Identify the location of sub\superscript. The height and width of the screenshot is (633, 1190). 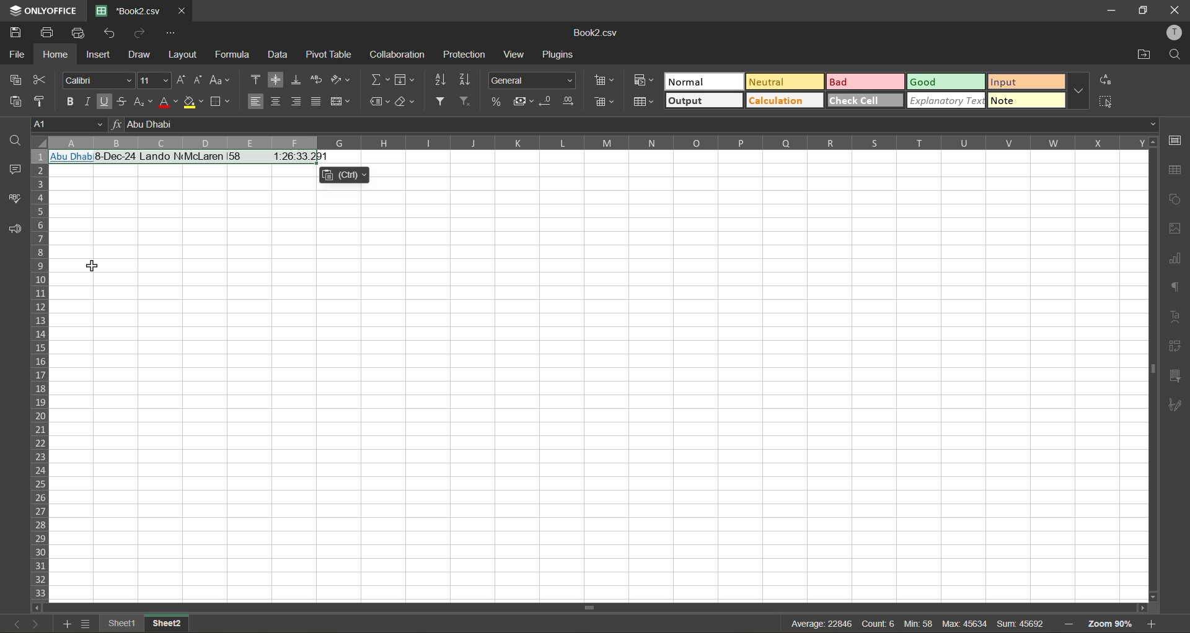
(142, 103).